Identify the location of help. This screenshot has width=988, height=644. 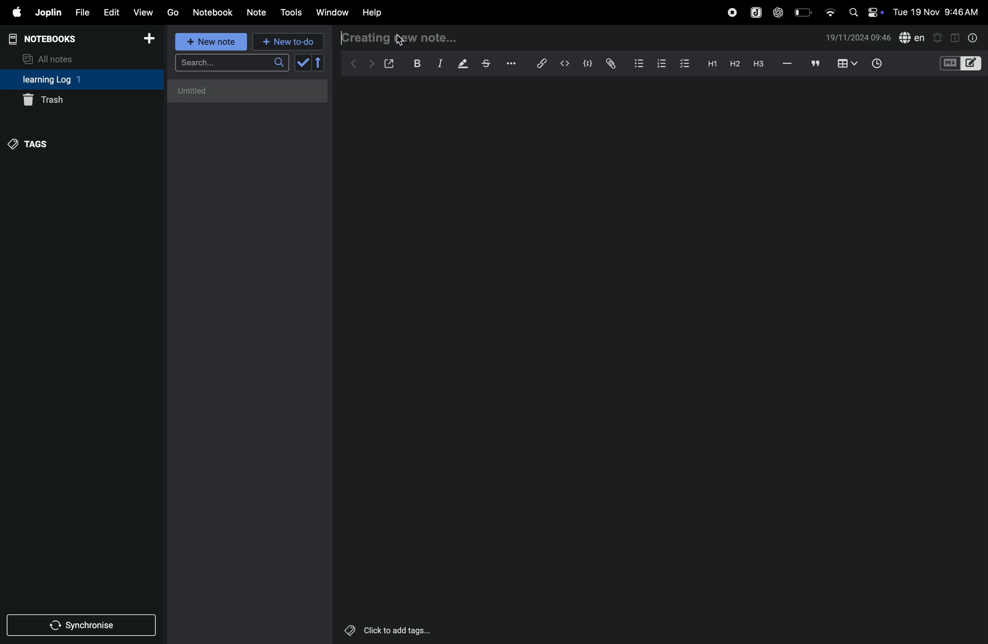
(372, 12).